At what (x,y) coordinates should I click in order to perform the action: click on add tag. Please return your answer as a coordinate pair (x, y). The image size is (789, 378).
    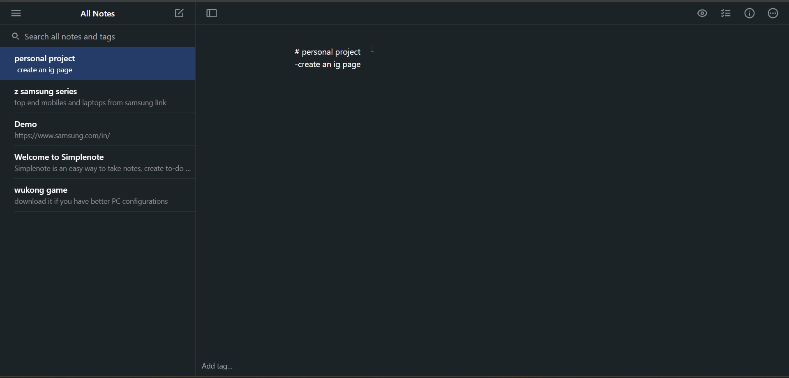
    Looking at the image, I should click on (217, 367).